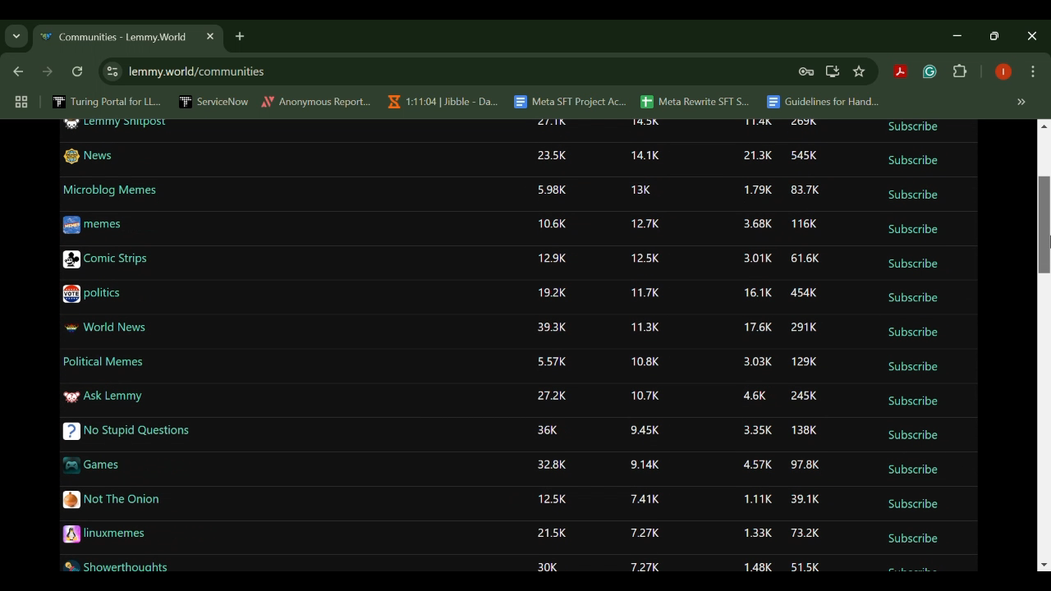  What do you see at coordinates (913, 263) in the screenshot?
I see `Subscribe` at bounding box center [913, 263].